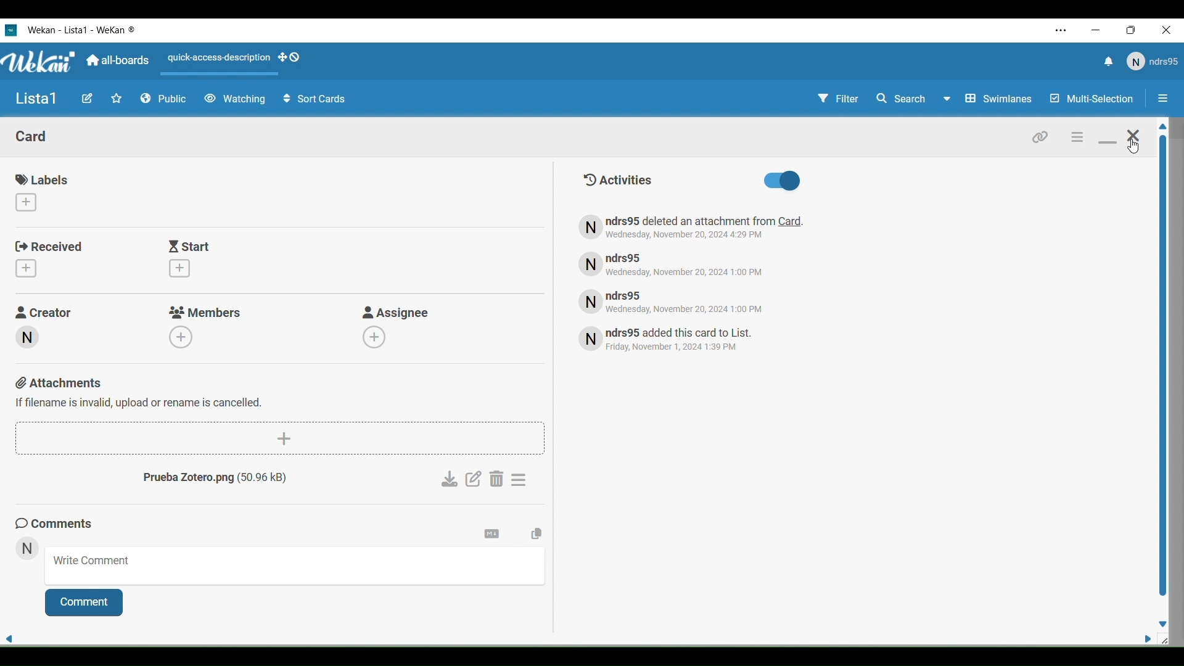 This screenshot has width=1184, height=666. What do you see at coordinates (279, 439) in the screenshot?
I see `Add attachments button` at bounding box center [279, 439].